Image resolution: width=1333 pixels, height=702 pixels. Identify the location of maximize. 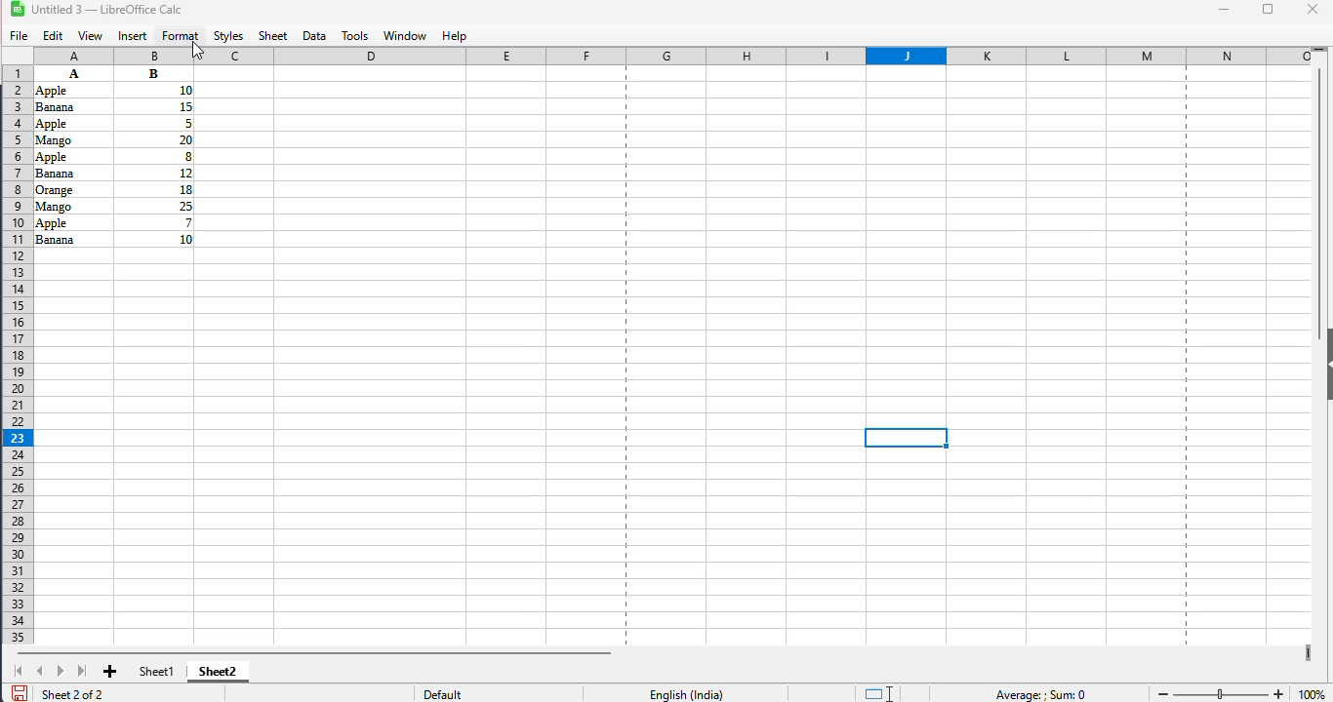
(1270, 9).